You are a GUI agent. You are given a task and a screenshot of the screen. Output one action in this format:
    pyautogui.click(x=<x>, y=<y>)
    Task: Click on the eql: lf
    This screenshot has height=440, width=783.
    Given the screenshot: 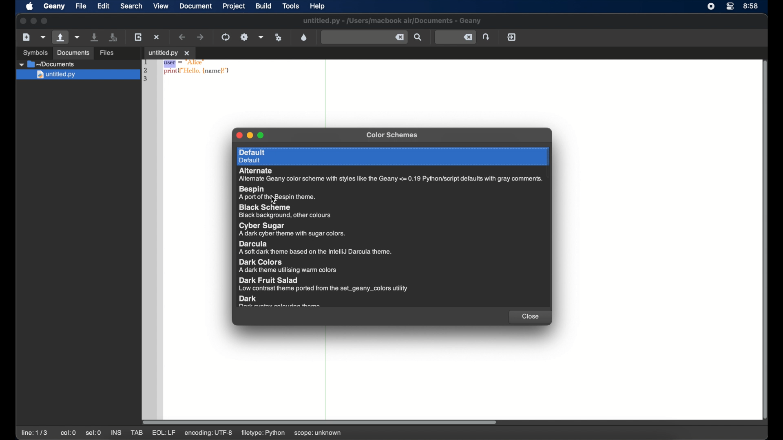 What is the action you would take?
    pyautogui.click(x=164, y=433)
    